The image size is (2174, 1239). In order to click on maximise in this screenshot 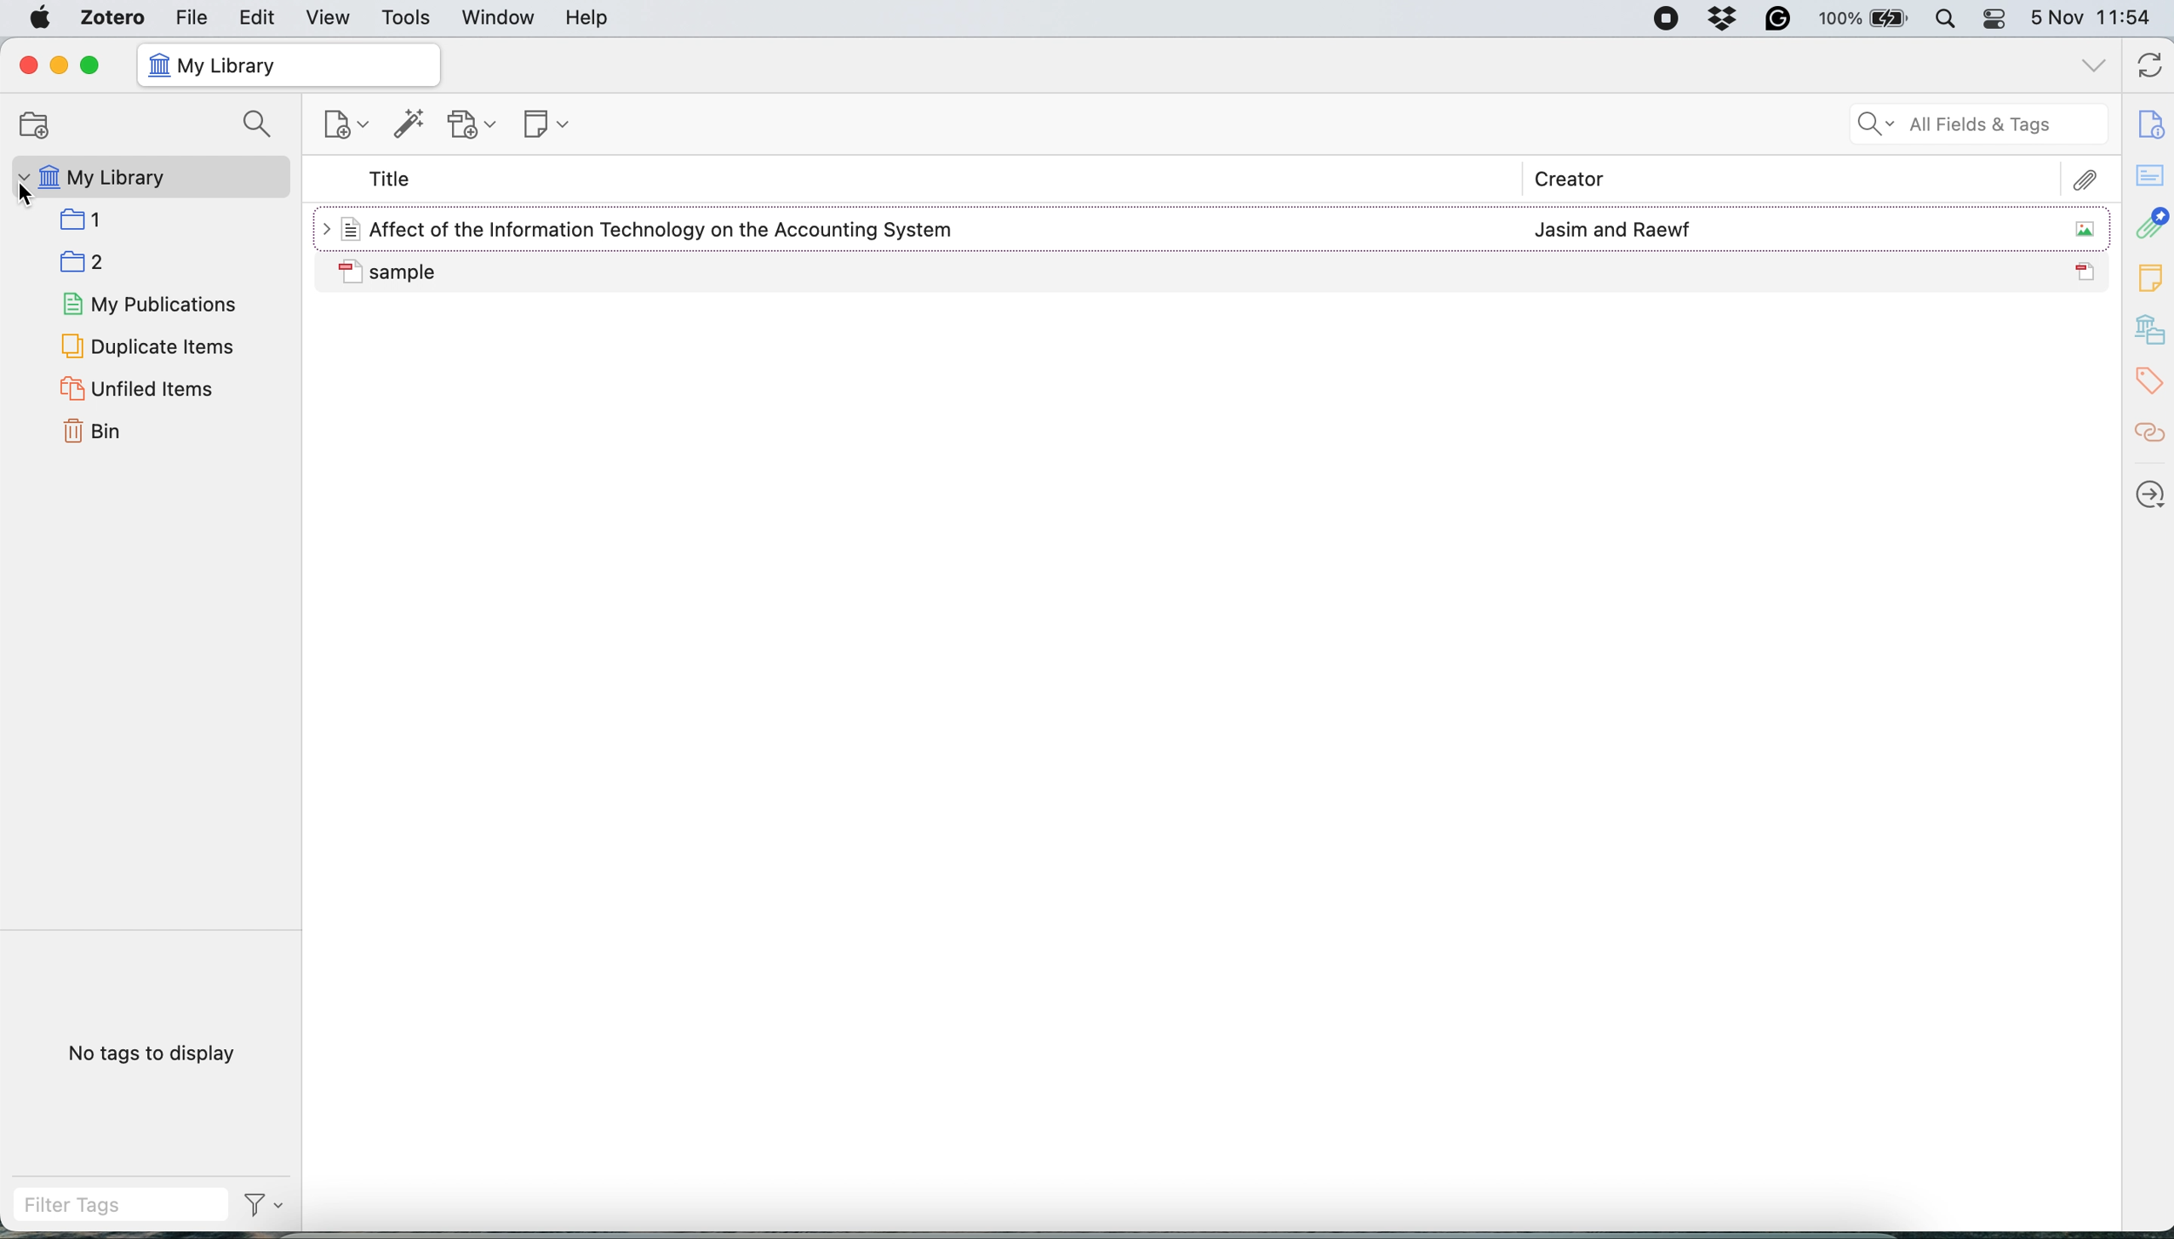, I will do `click(89, 67)`.